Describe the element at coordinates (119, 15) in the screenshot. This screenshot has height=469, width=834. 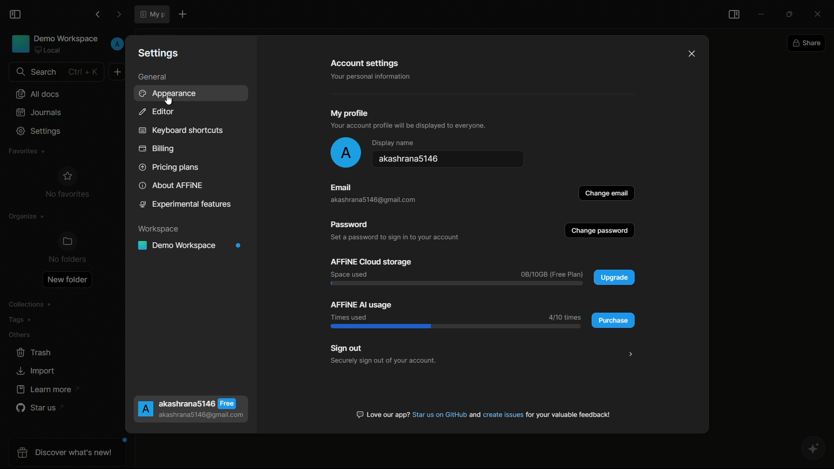
I see `forward` at that location.